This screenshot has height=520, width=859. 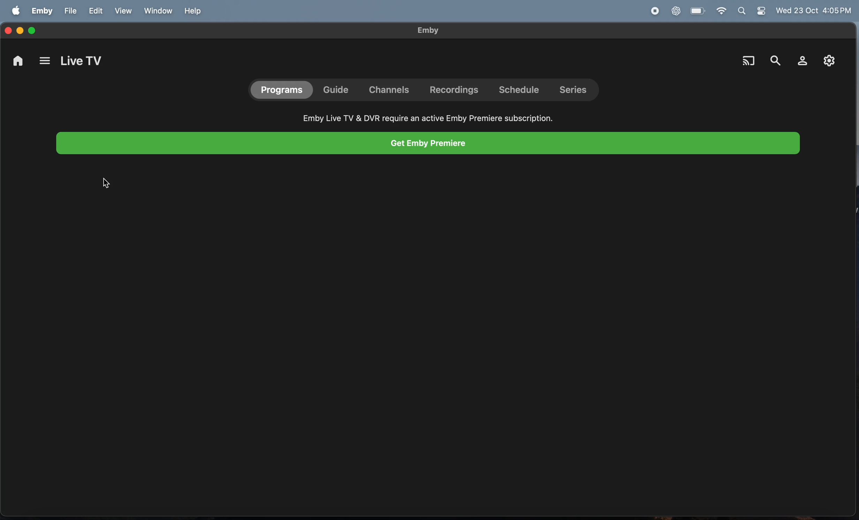 What do you see at coordinates (720, 11) in the screenshot?
I see `wifi` at bounding box center [720, 11].